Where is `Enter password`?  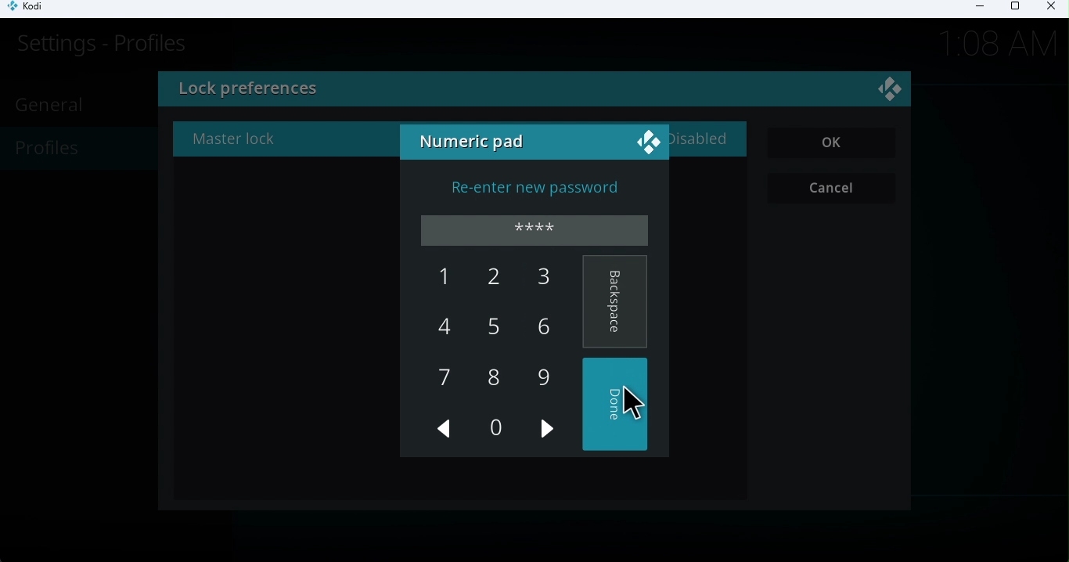 Enter password is located at coordinates (534, 231).